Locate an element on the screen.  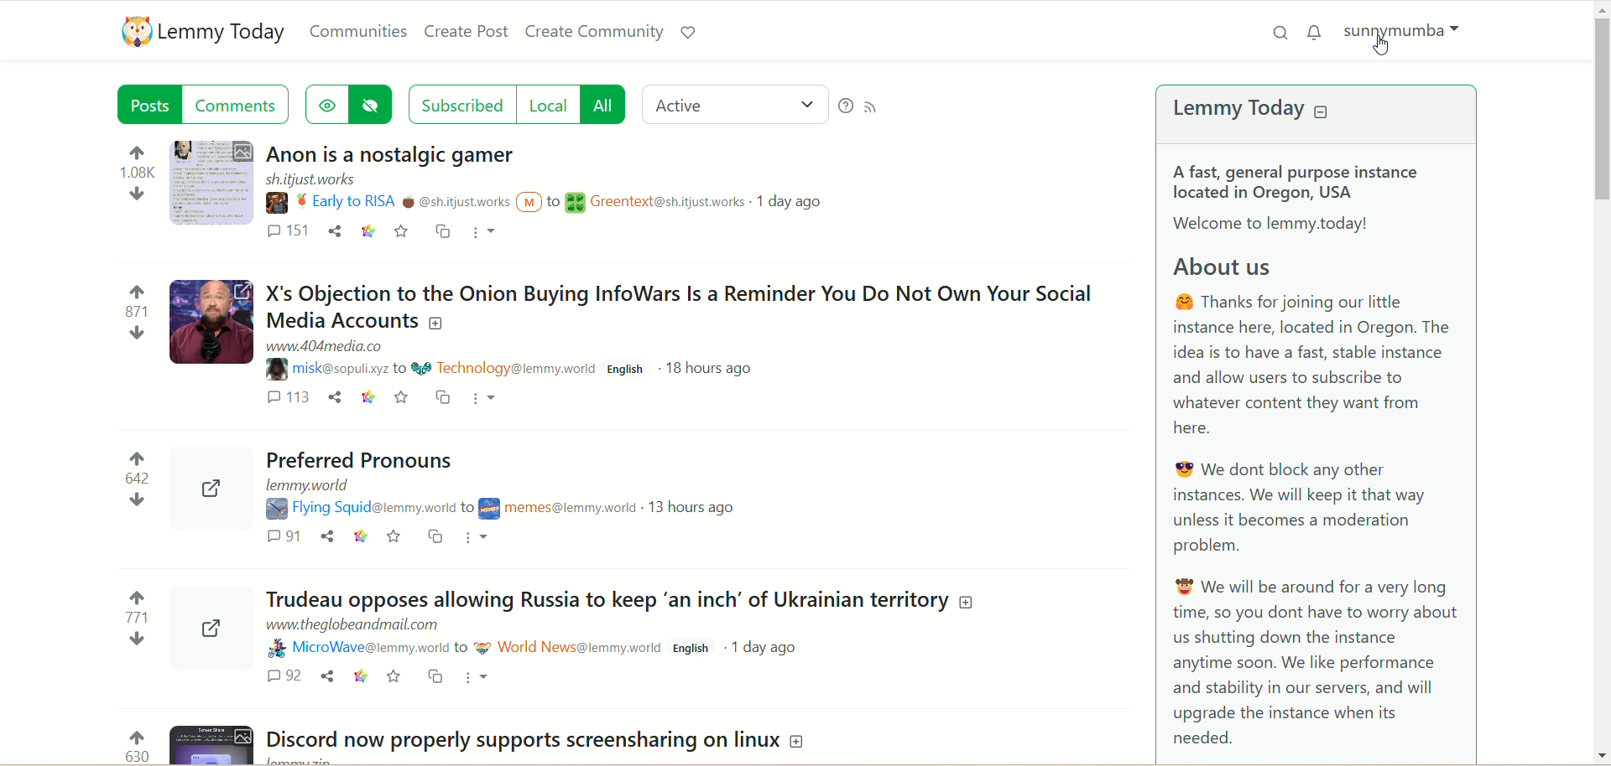
1 day ago is located at coordinates (769, 647).